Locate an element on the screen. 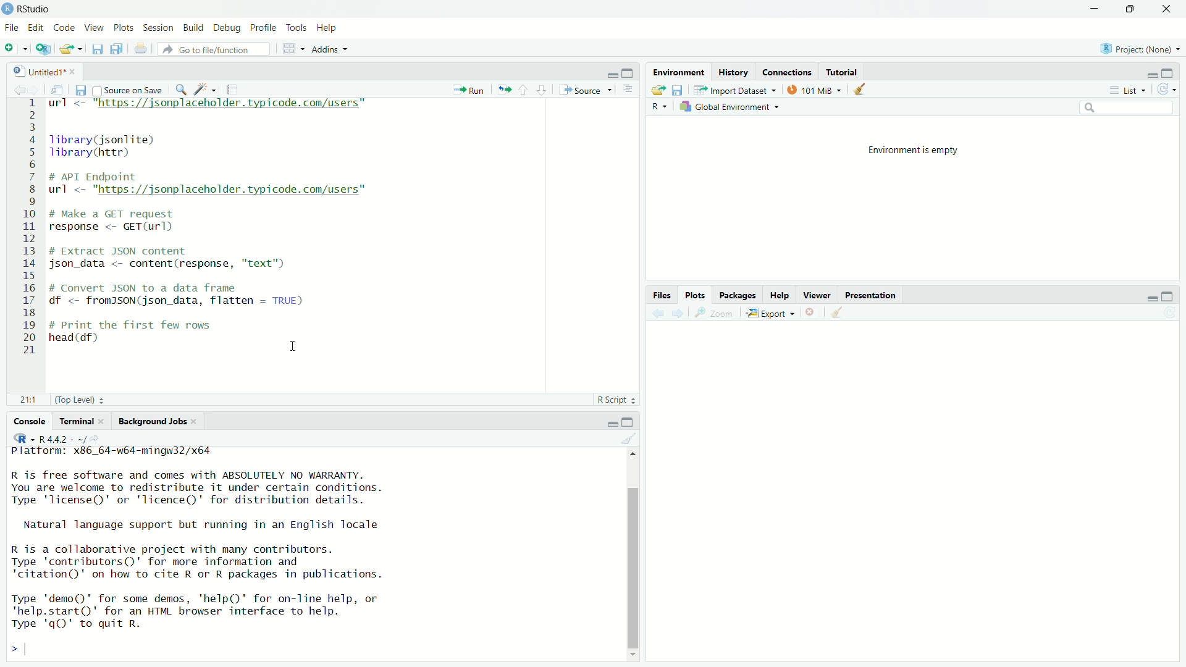 Image resolution: width=1186 pixels, height=667 pixels. Show in new window is located at coordinates (56, 91).